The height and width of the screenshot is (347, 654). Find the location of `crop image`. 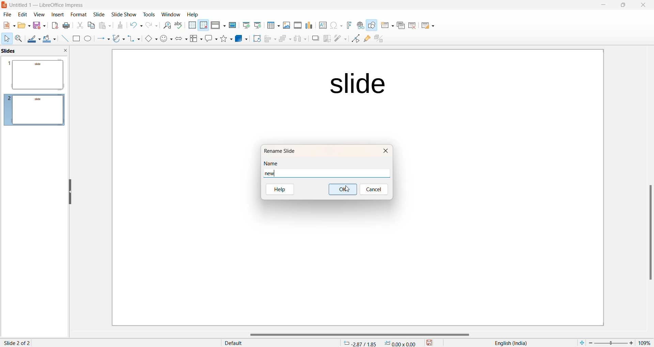

crop image is located at coordinates (326, 39).